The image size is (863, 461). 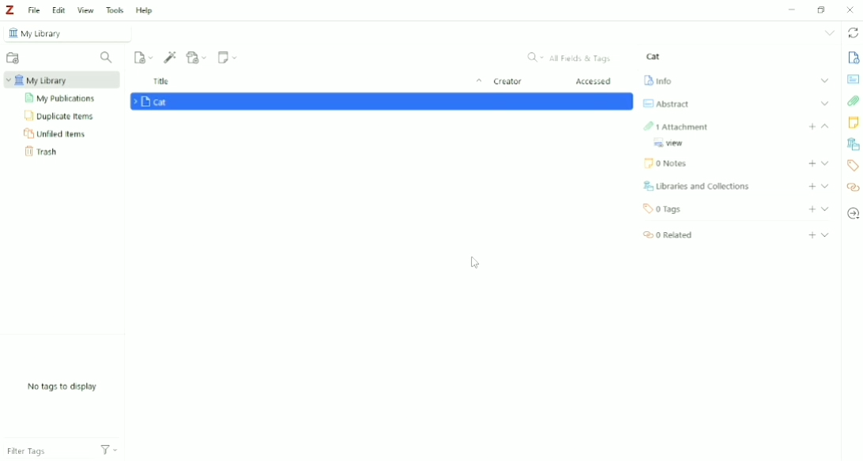 What do you see at coordinates (144, 11) in the screenshot?
I see `Help` at bounding box center [144, 11].